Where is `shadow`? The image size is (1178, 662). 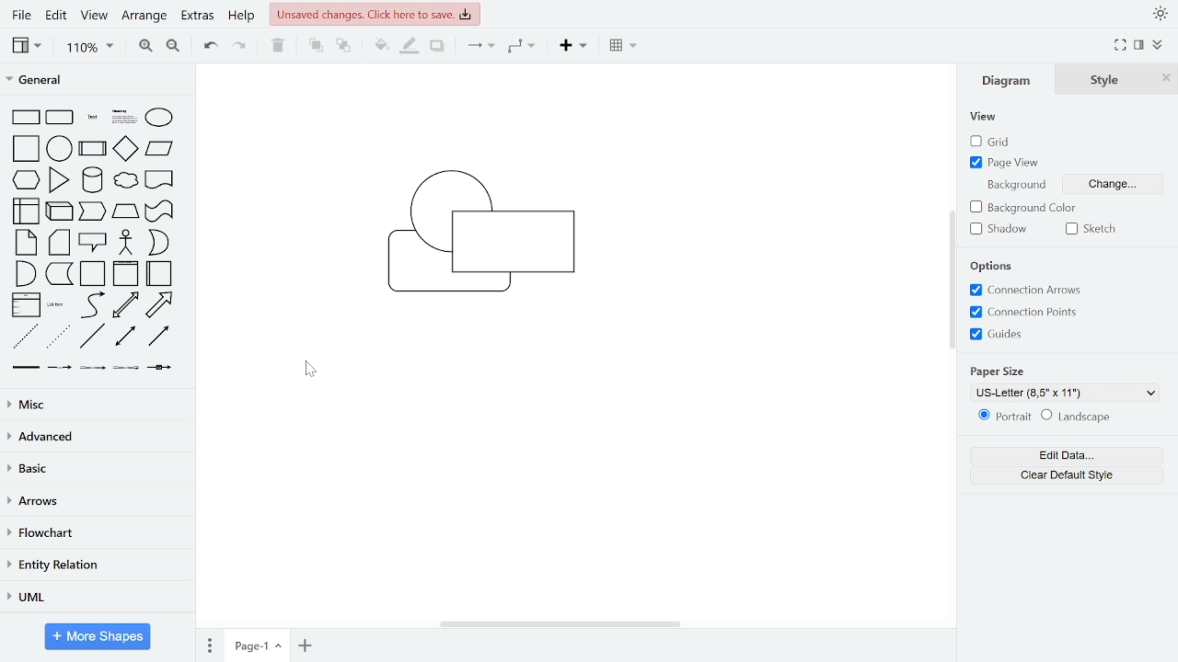 shadow is located at coordinates (998, 229).